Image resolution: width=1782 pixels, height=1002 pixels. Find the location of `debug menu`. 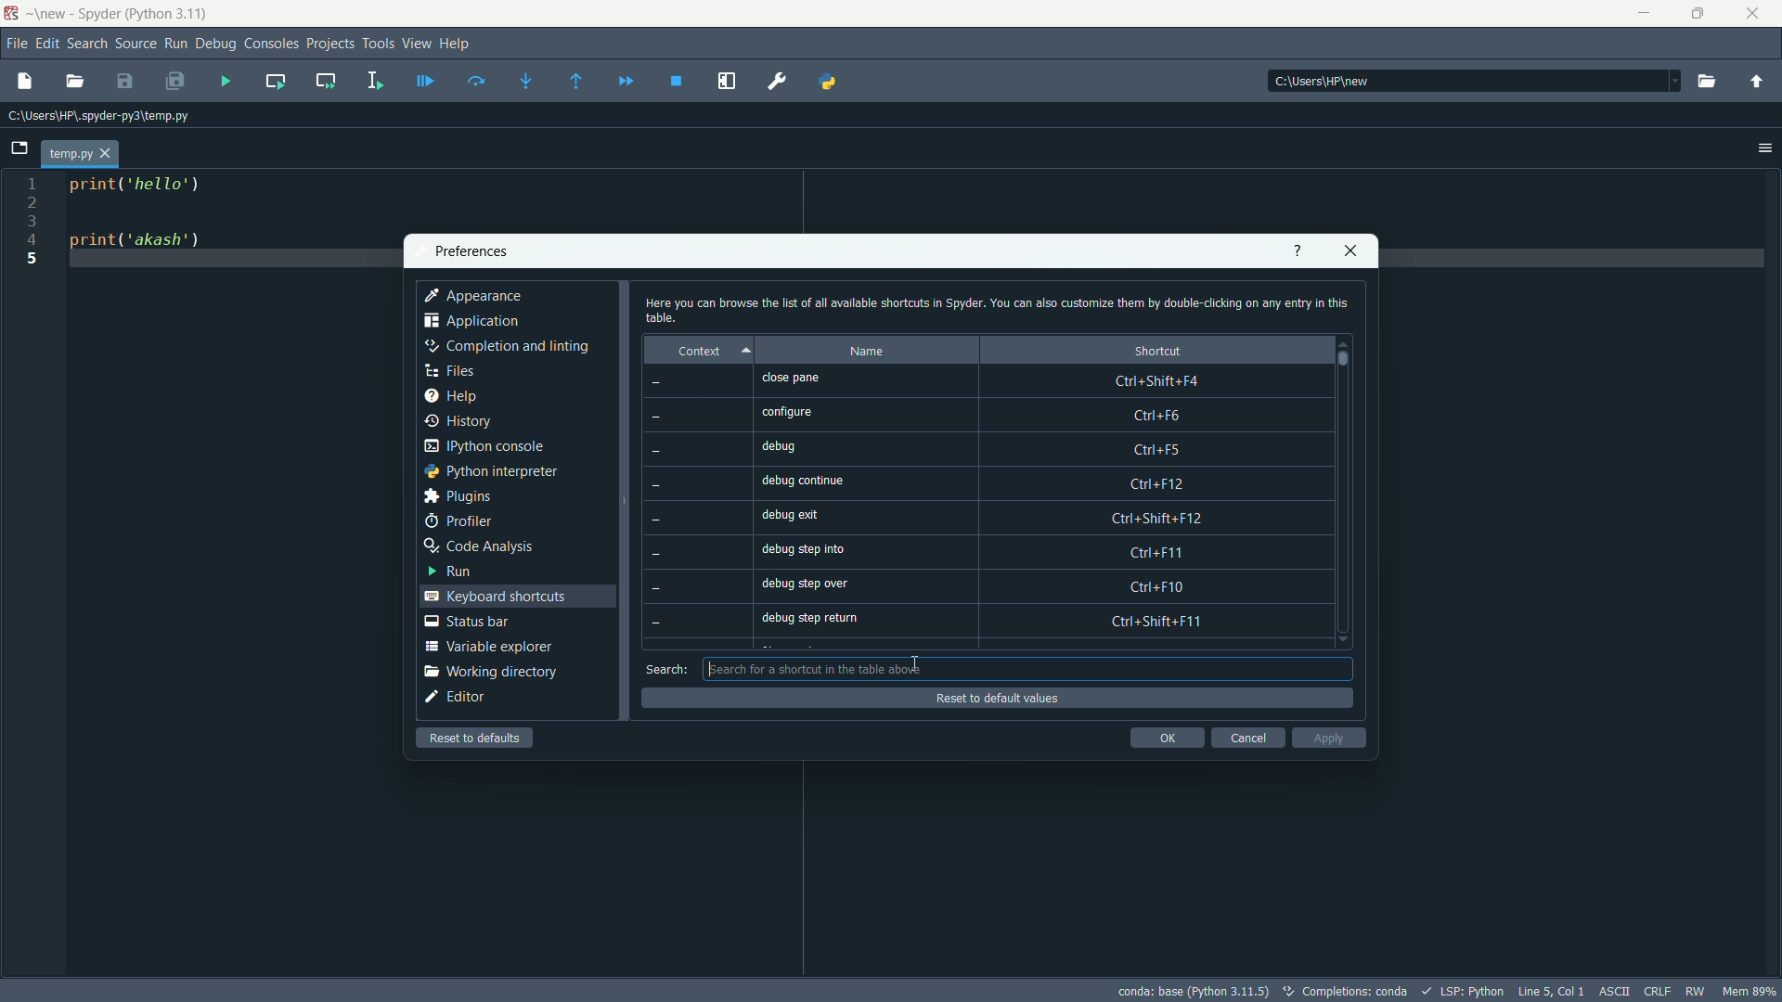

debug menu is located at coordinates (216, 42).